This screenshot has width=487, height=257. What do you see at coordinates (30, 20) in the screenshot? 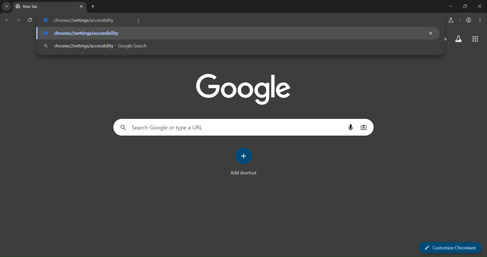
I see `reload page` at bounding box center [30, 20].